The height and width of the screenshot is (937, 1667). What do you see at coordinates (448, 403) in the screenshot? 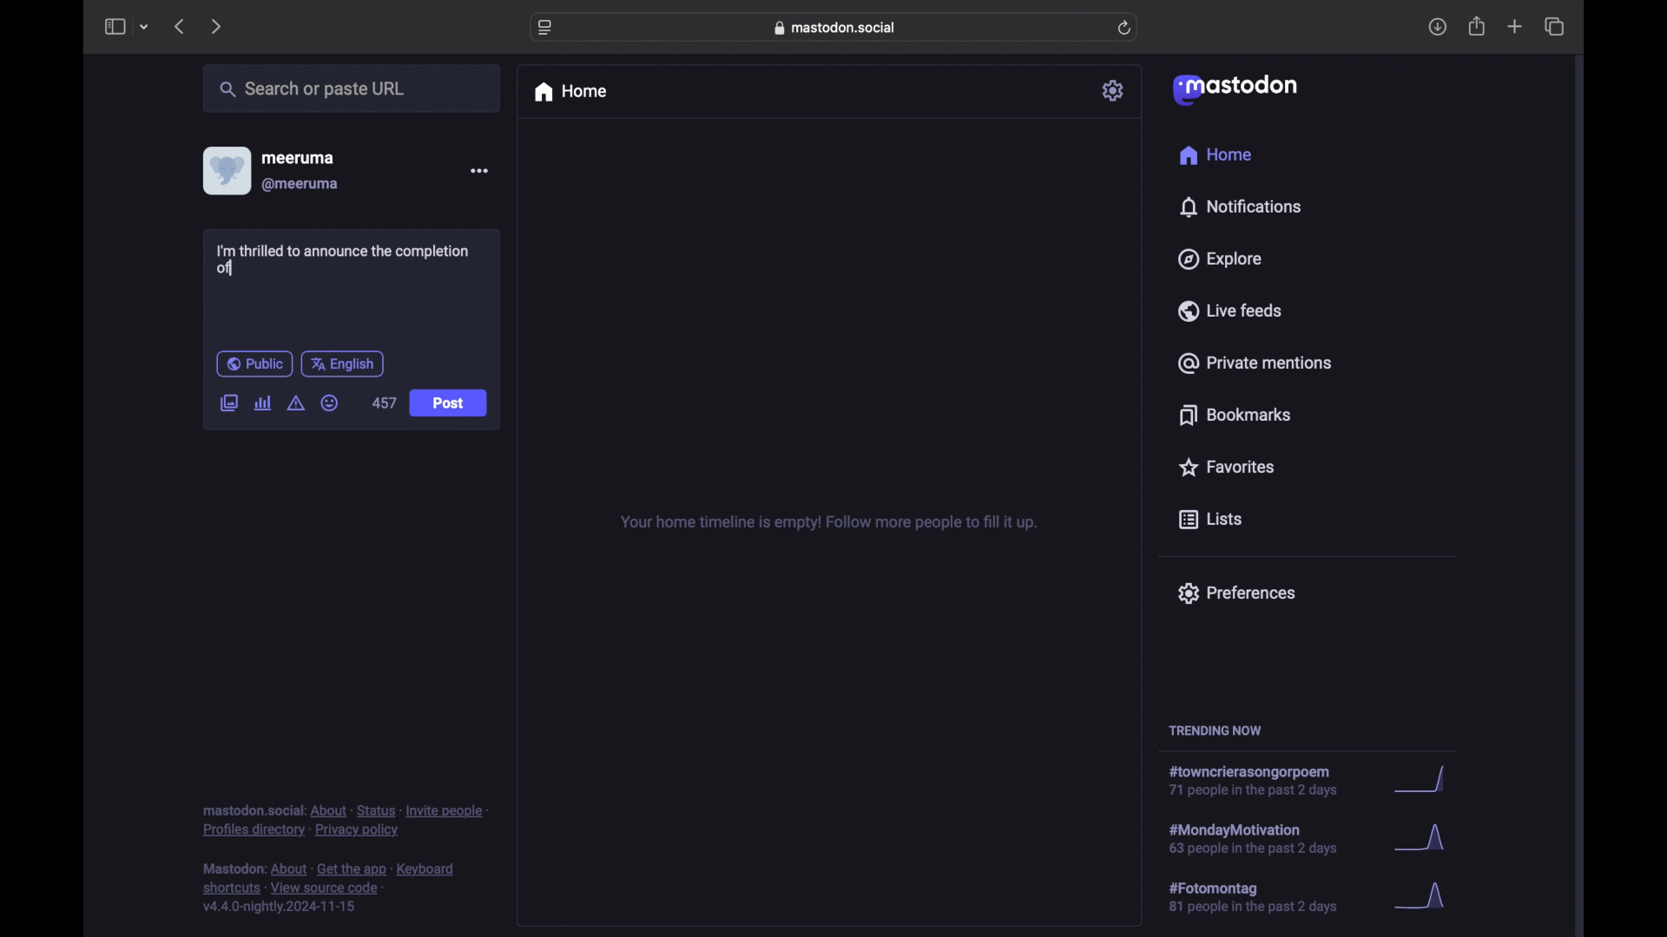
I see `post` at bounding box center [448, 403].